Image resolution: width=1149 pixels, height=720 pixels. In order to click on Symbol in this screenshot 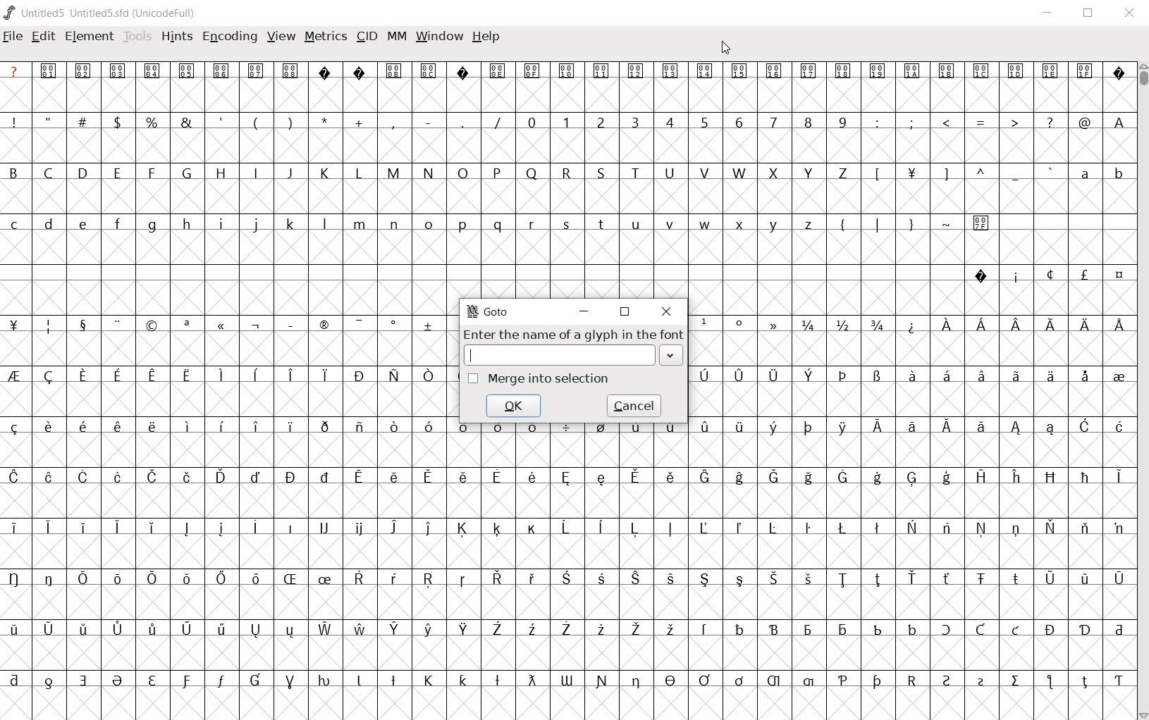, I will do `click(948, 631)`.